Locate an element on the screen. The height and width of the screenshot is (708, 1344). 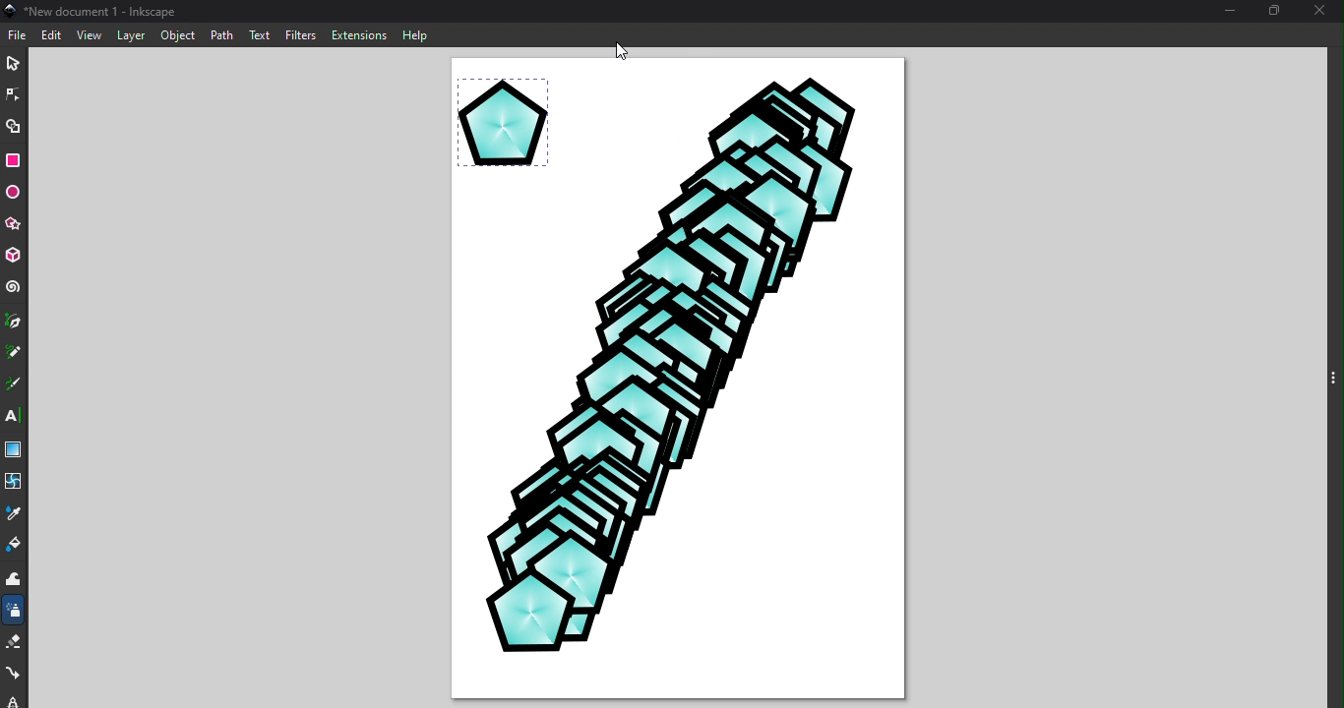
View is located at coordinates (87, 35).